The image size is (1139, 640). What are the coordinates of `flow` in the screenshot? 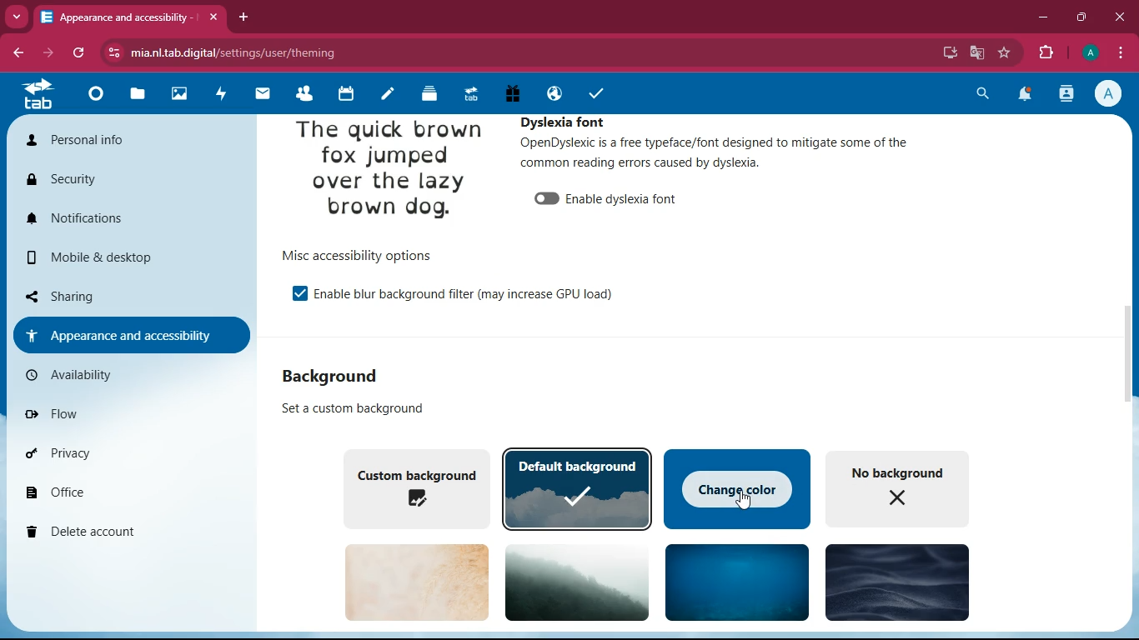 It's located at (100, 411).